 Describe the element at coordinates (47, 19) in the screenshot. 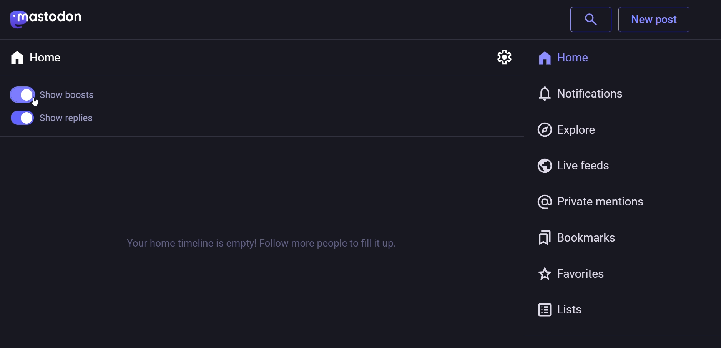

I see `mastodon` at that location.